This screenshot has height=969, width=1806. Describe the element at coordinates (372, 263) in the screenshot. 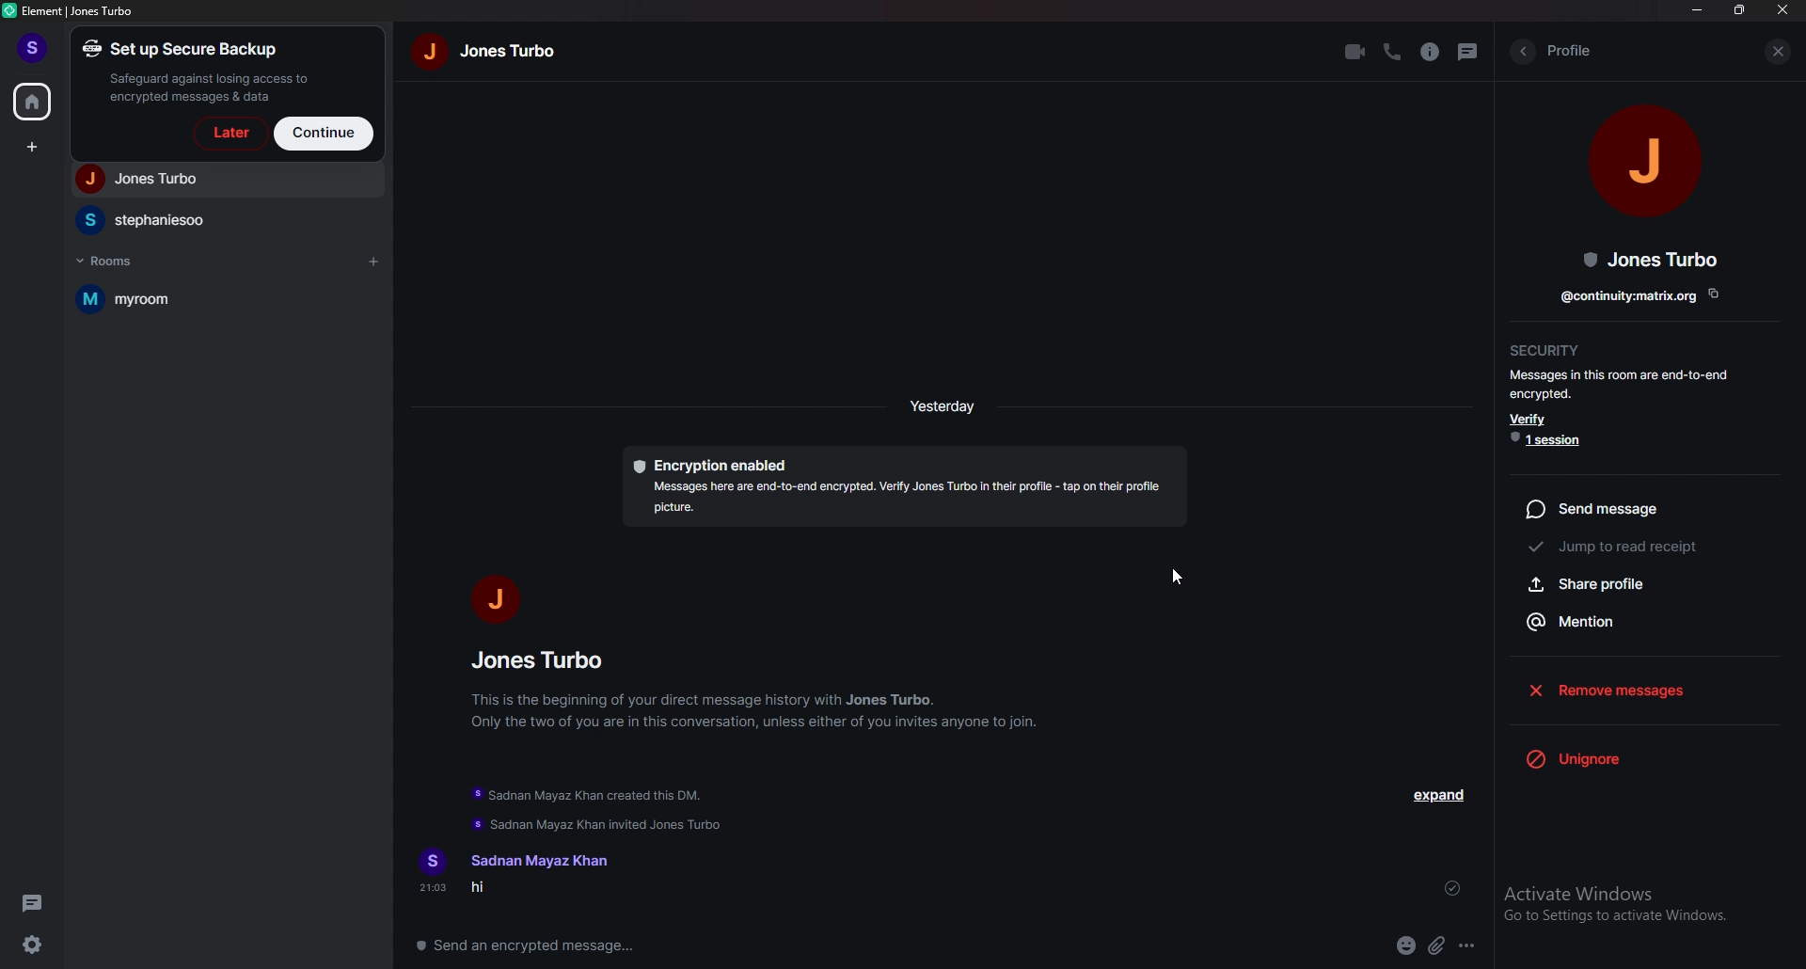

I see `add room` at that location.